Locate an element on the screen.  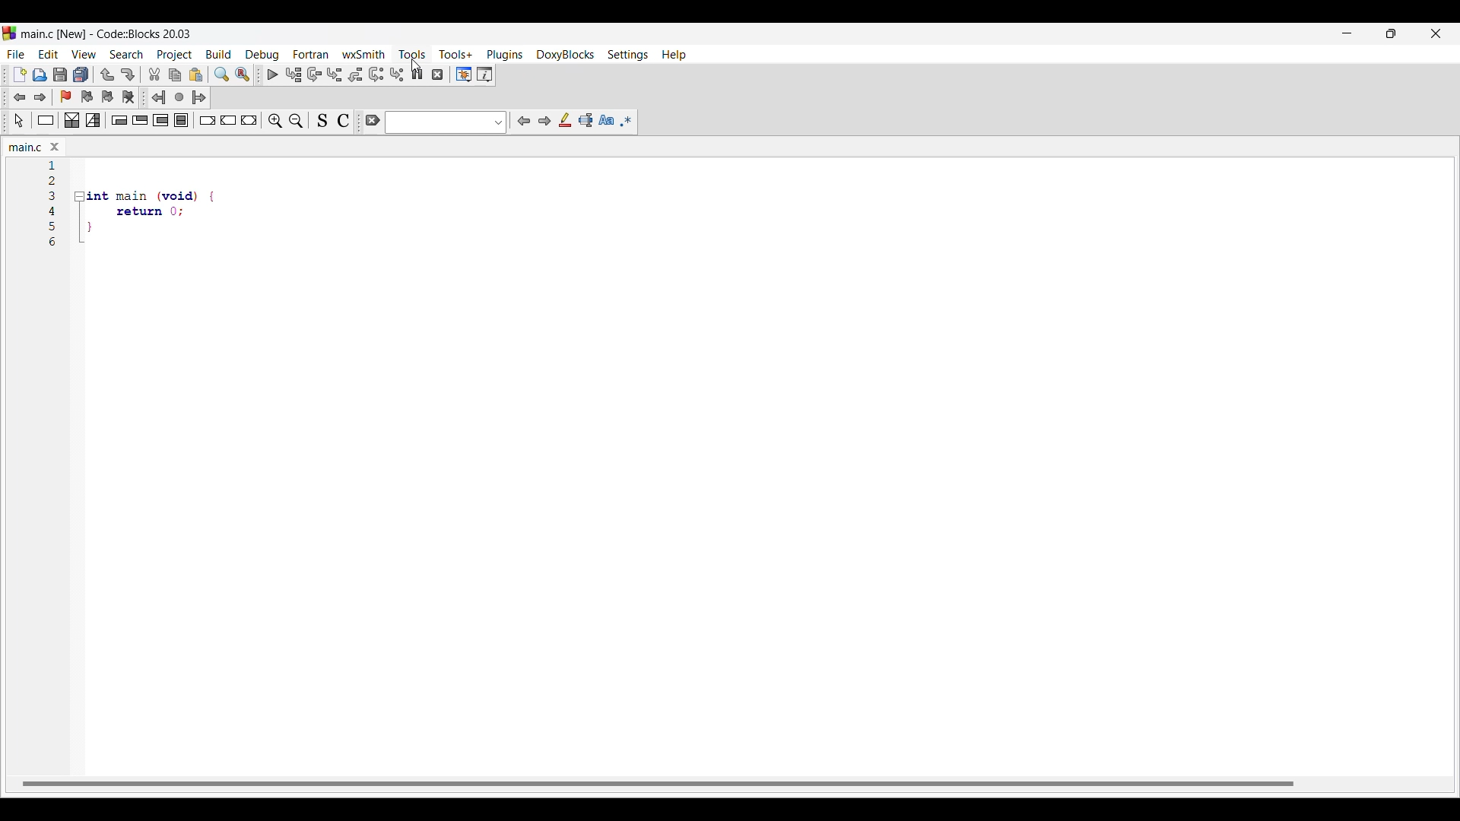
New file is located at coordinates (20, 74).